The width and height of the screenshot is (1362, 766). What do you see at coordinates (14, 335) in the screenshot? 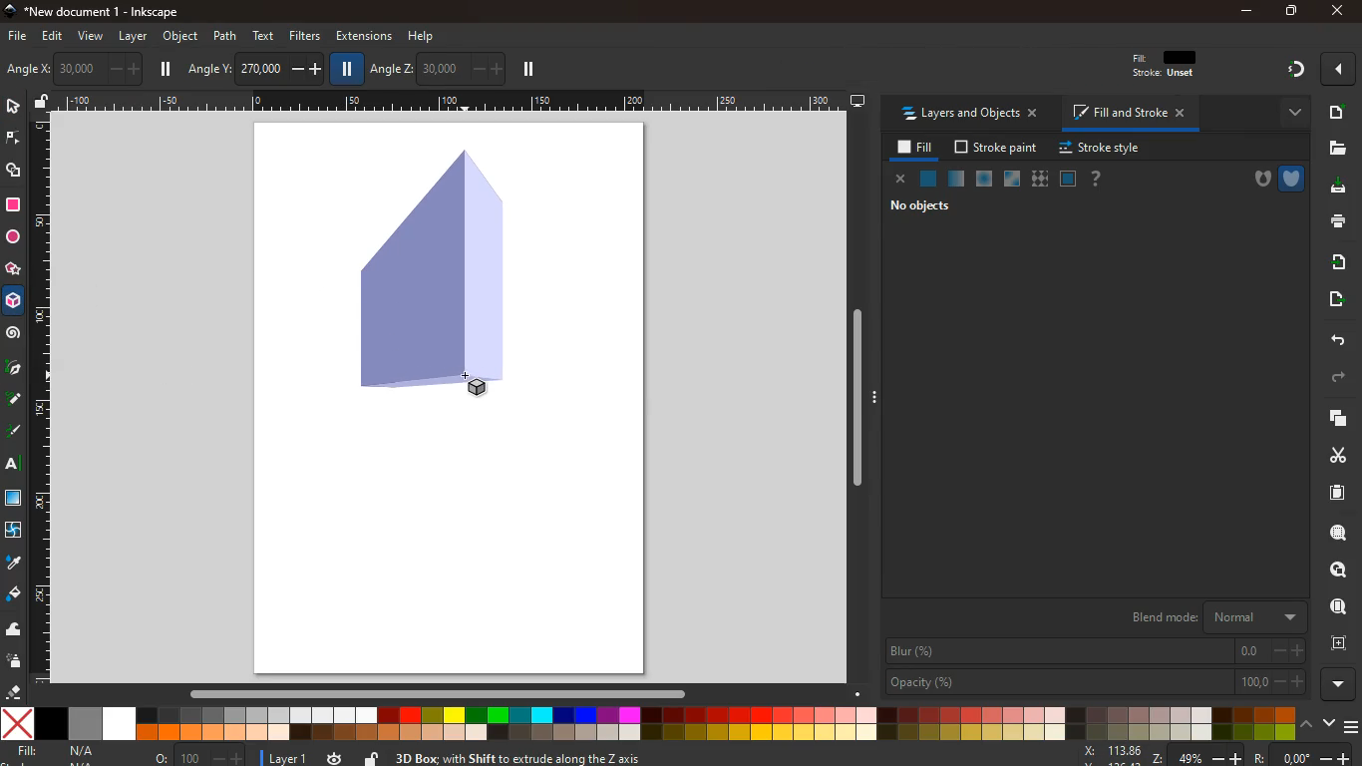
I see `spiral` at bounding box center [14, 335].